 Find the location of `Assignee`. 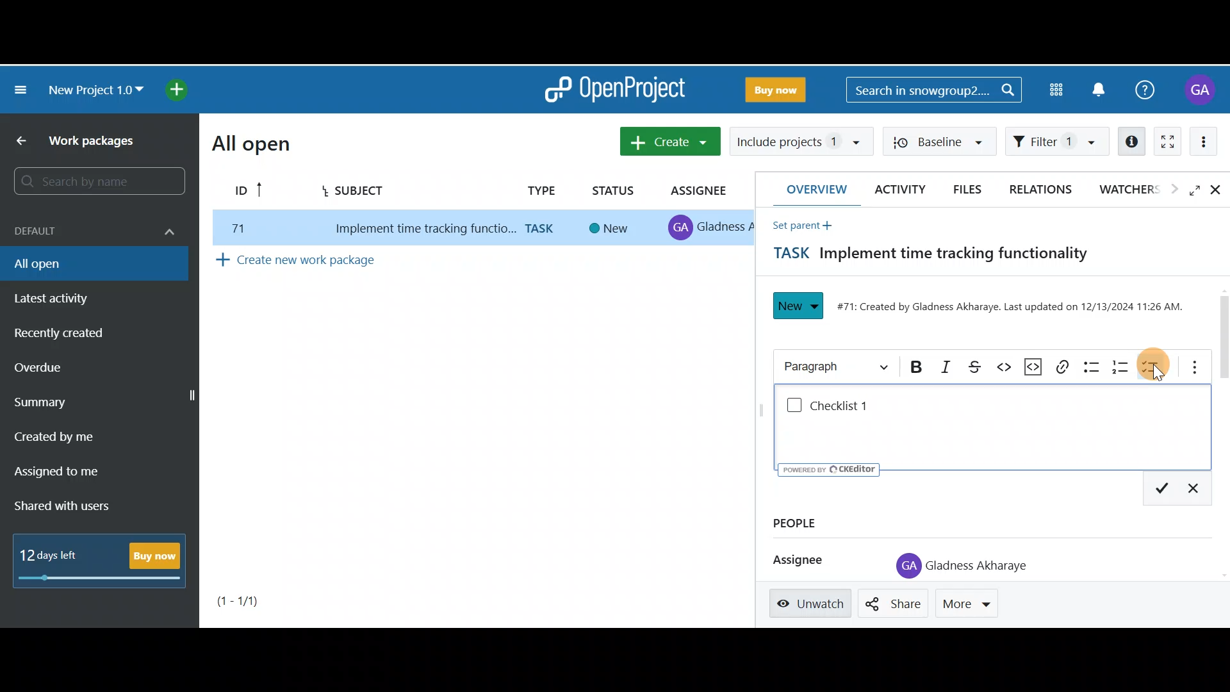

Assignee is located at coordinates (793, 559).